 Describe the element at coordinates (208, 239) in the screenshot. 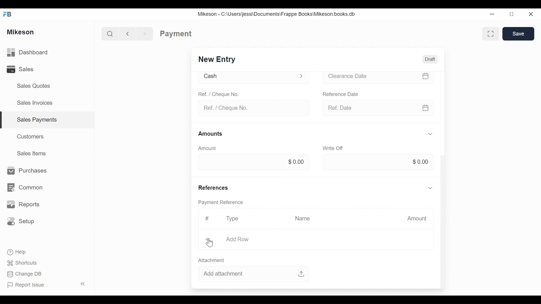

I see `Add` at that location.